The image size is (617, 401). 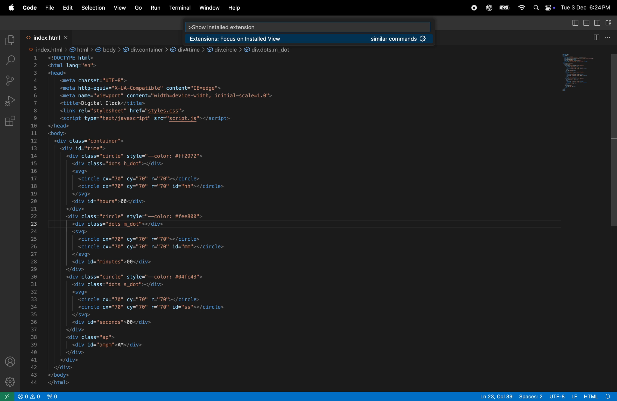 What do you see at coordinates (224, 25) in the screenshot?
I see `show installed extensions` at bounding box center [224, 25].